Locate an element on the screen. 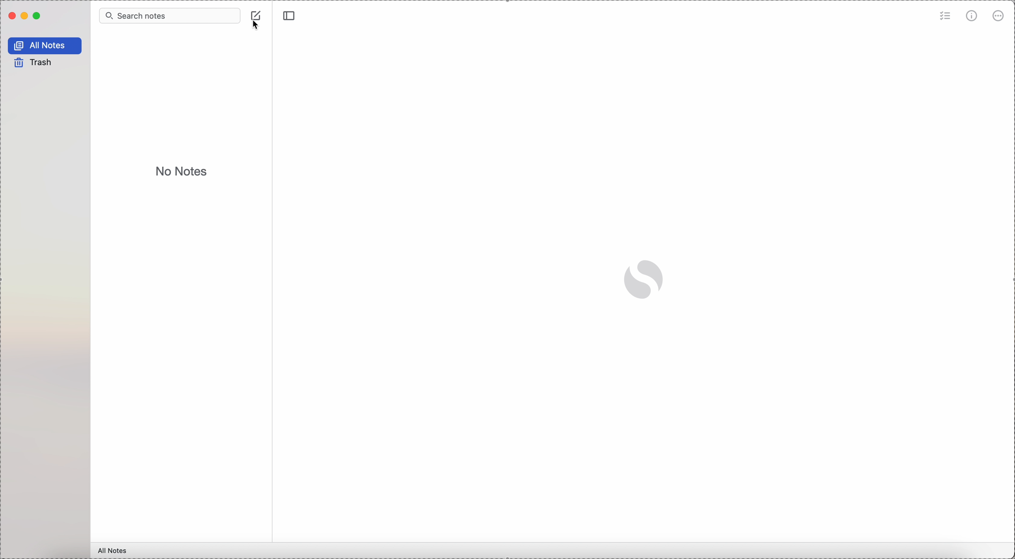 This screenshot has width=1015, height=559. Simplenote logo is located at coordinates (644, 280).